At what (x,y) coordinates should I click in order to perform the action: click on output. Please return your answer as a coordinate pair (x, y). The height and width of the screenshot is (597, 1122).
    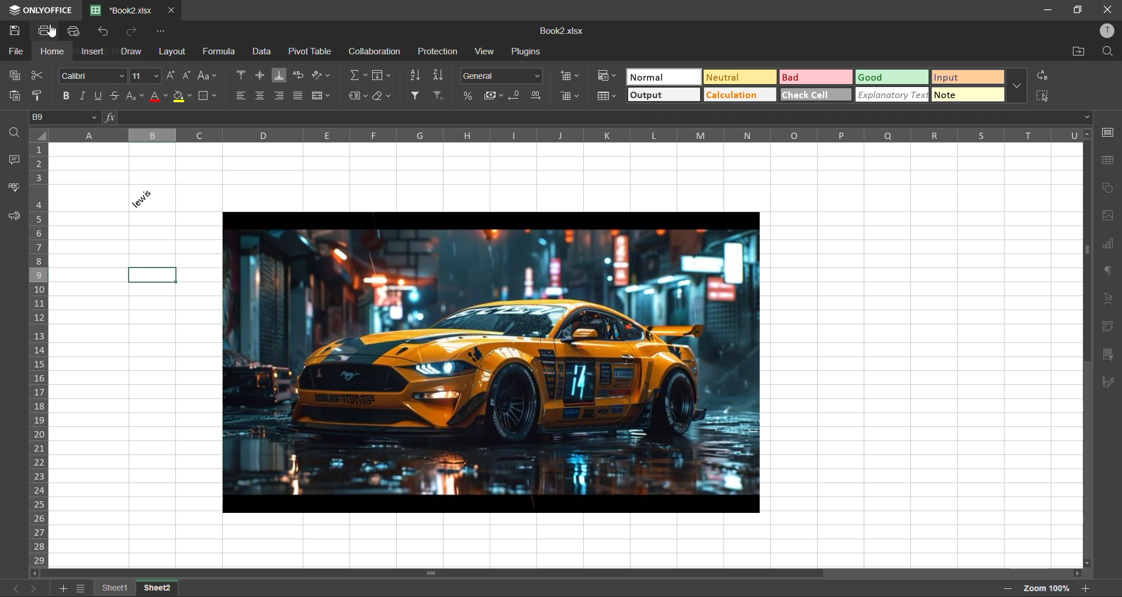
    Looking at the image, I should click on (663, 95).